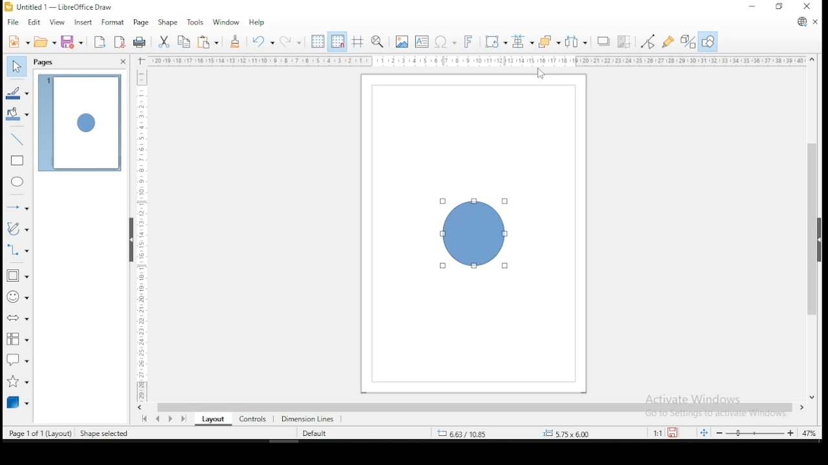 The width and height of the screenshot is (828, 465). Describe the element at coordinates (18, 41) in the screenshot. I see `new` at that location.